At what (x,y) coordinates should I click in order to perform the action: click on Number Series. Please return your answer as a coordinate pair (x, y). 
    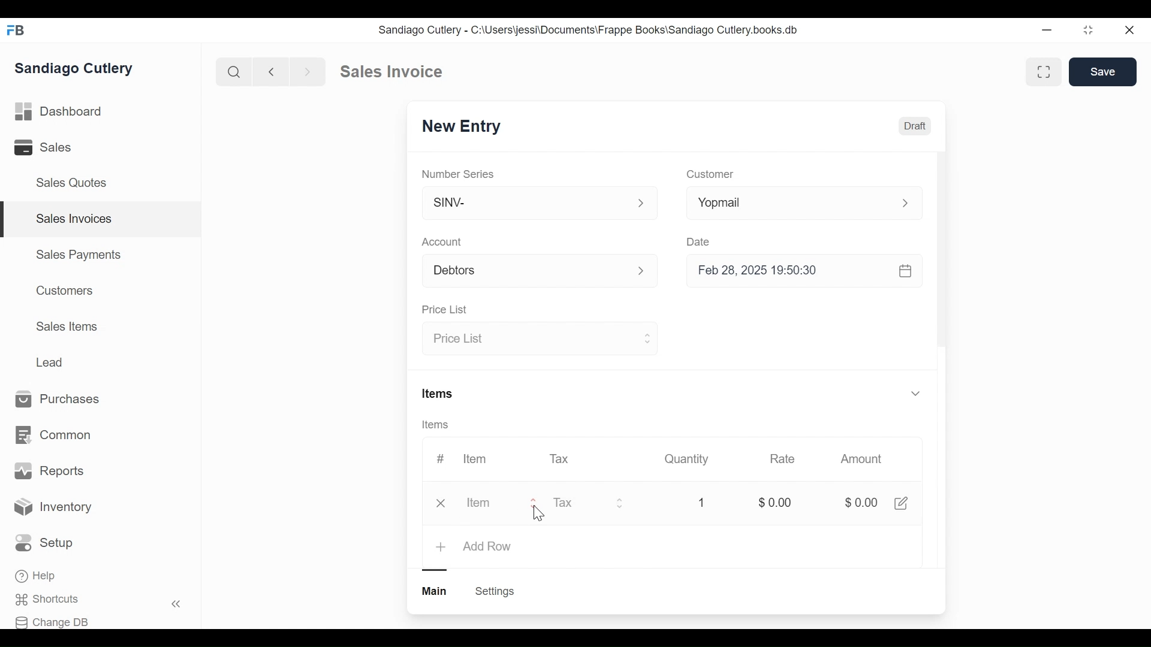
    Looking at the image, I should click on (459, 174).